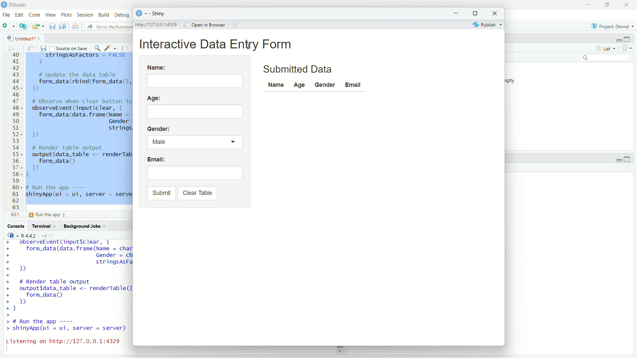 The image size is (637, 358). I want to click on Age:, so click(155, 98).